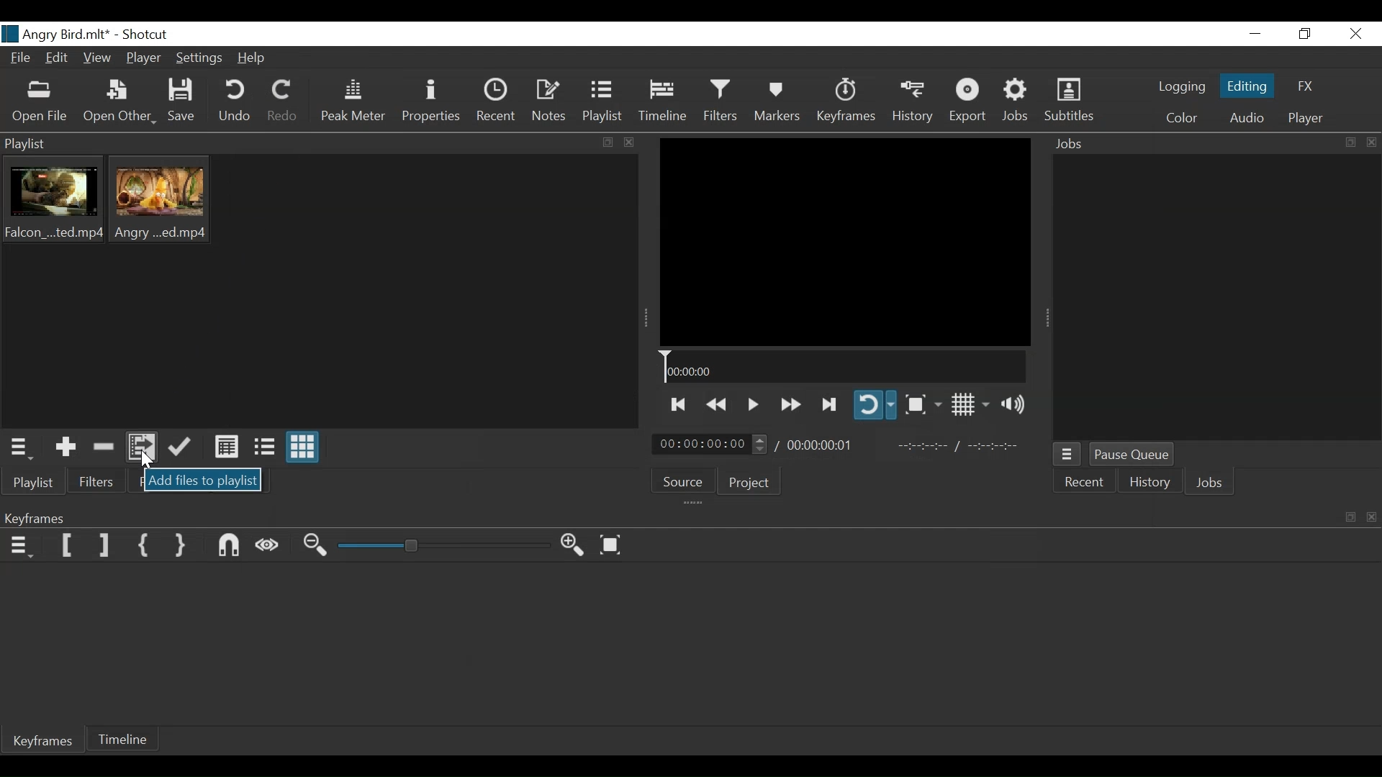  What do you see at coordinates (143, 58) in the screenshot?
I see `Player` at bounding box center [143, 58].